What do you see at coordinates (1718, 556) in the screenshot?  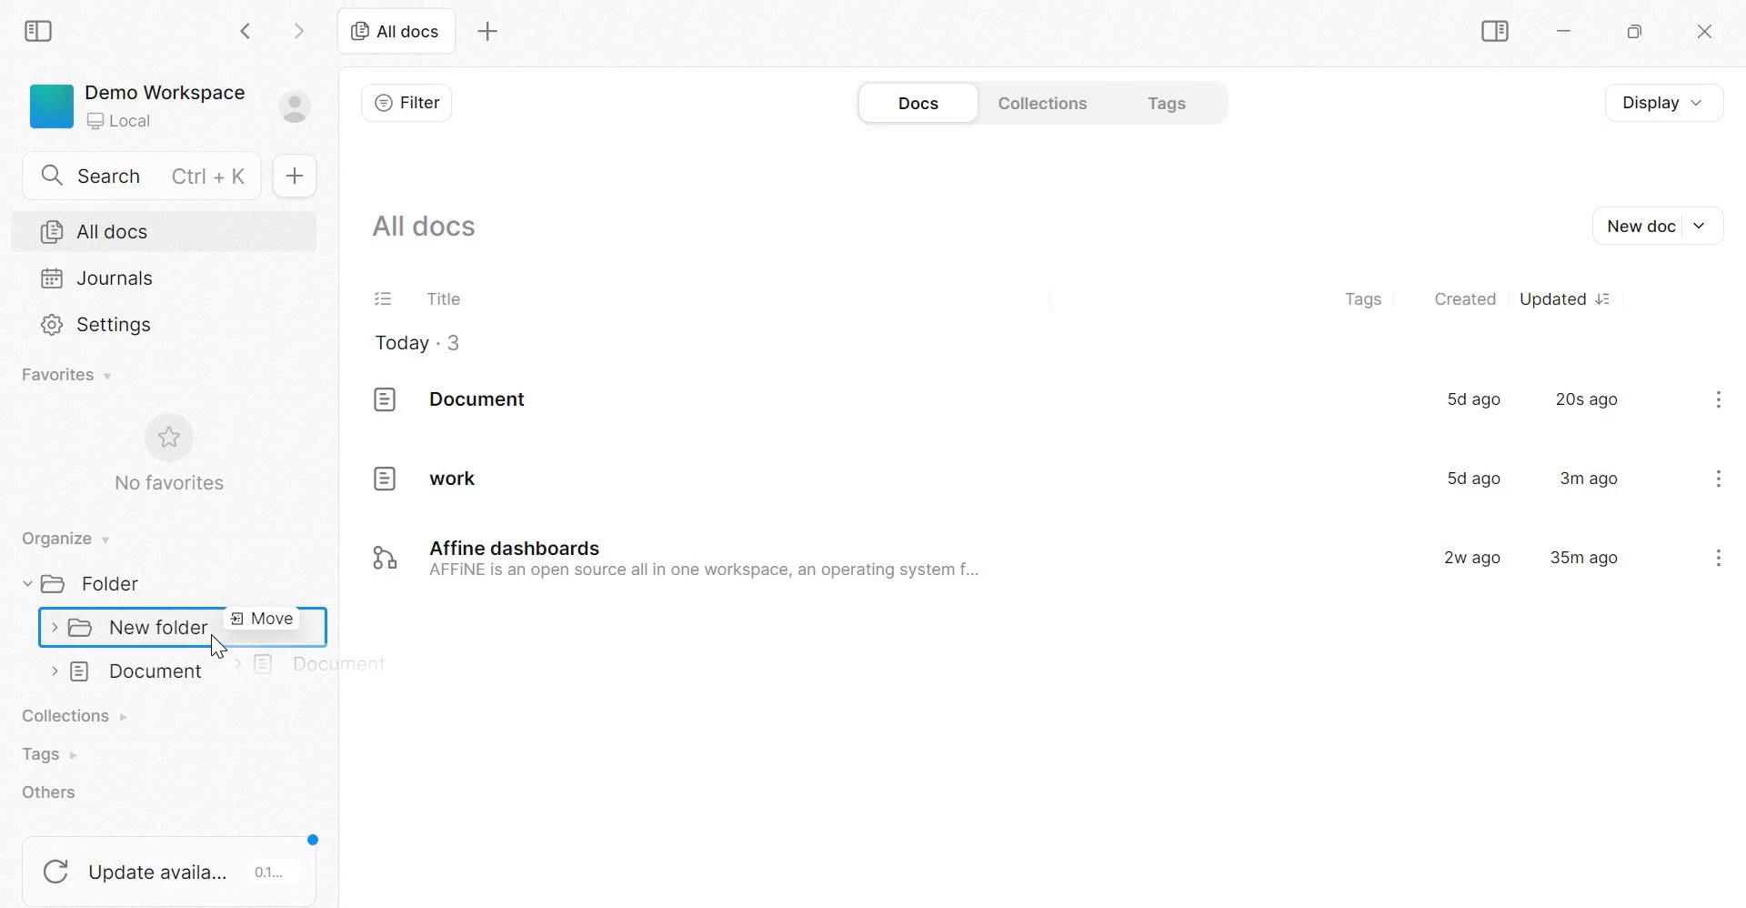 I see `kebab menu` at bounding box center [1718, 556].